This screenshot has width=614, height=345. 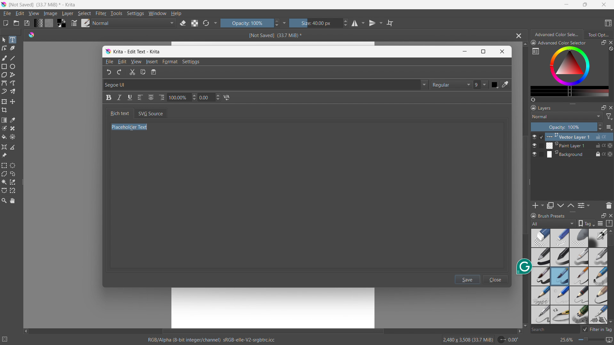 I want to click on view, so click(x=34, y=13).